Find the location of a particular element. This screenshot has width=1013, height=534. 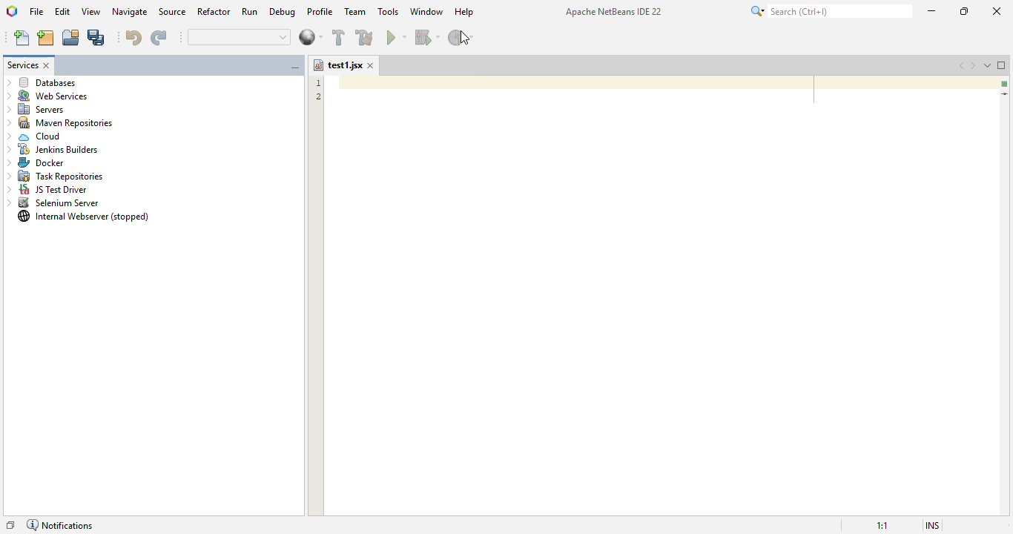

insert mode is located at coordinates (932, 524).